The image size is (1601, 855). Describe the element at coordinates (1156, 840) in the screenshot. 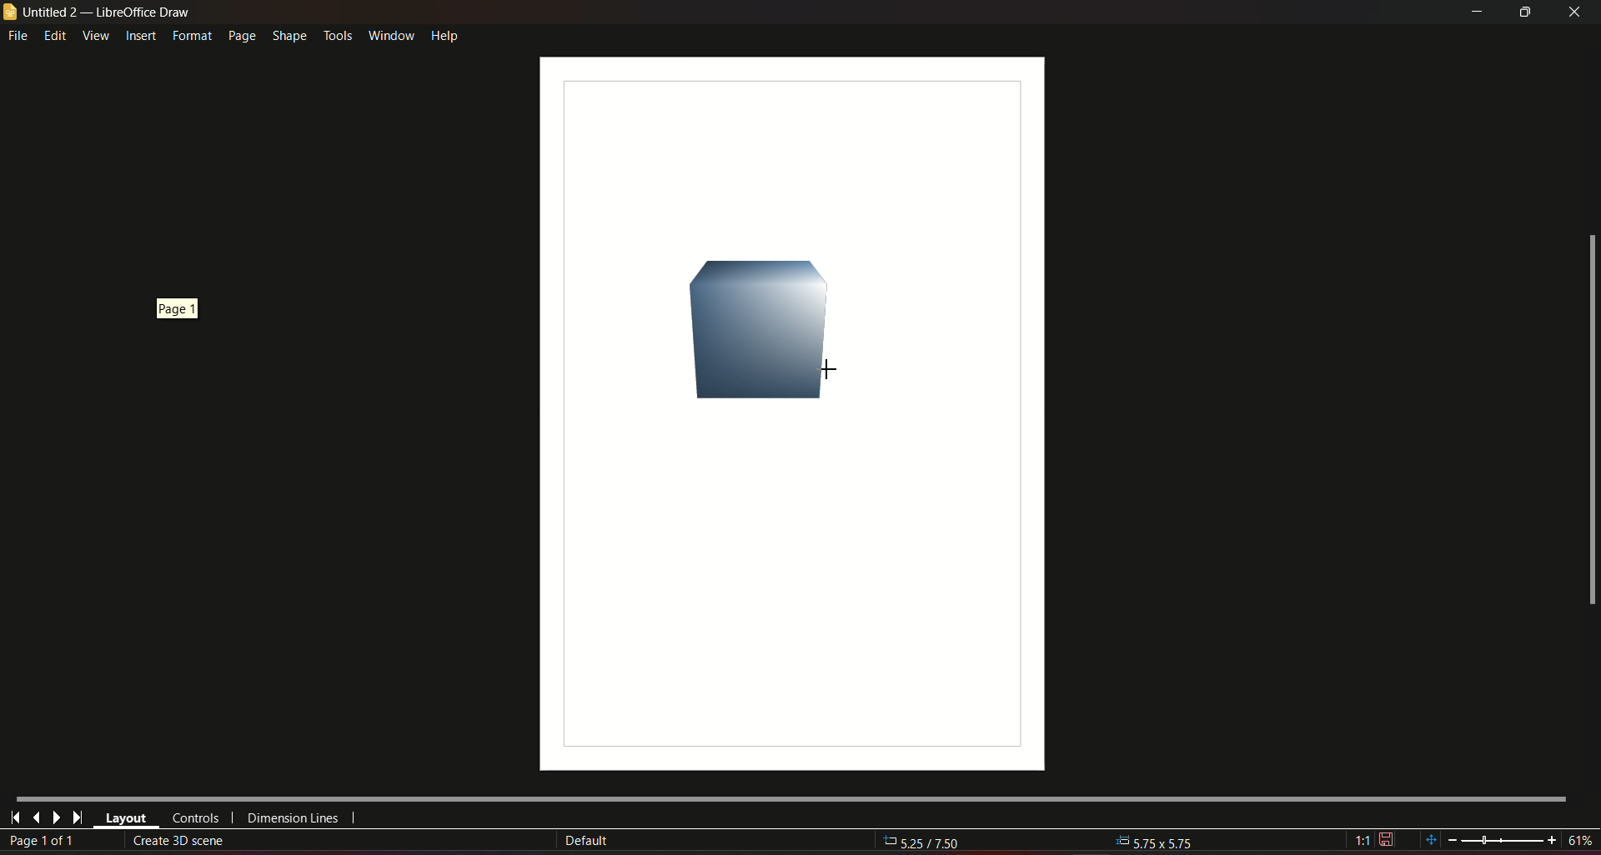

I see `5.75x5.75` at that location.